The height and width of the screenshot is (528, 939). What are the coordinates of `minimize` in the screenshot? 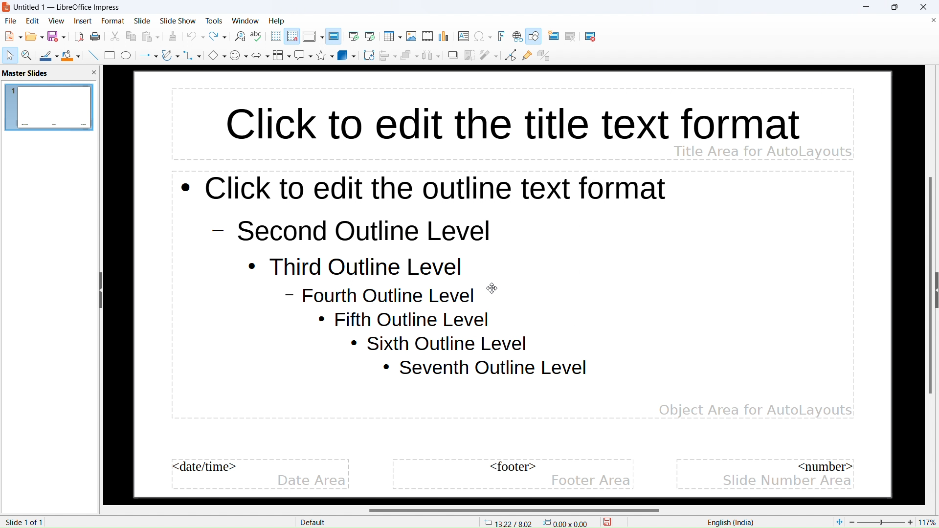 It's located at (867, 7).